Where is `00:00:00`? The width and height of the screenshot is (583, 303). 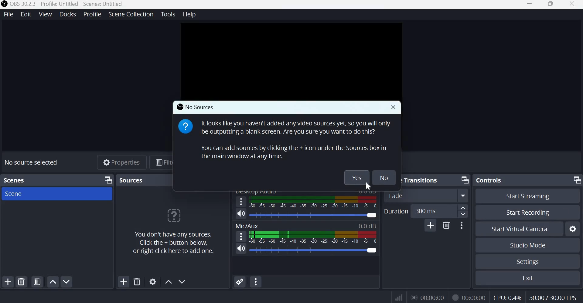
00:00:00 is located at coordinates (475, 297).